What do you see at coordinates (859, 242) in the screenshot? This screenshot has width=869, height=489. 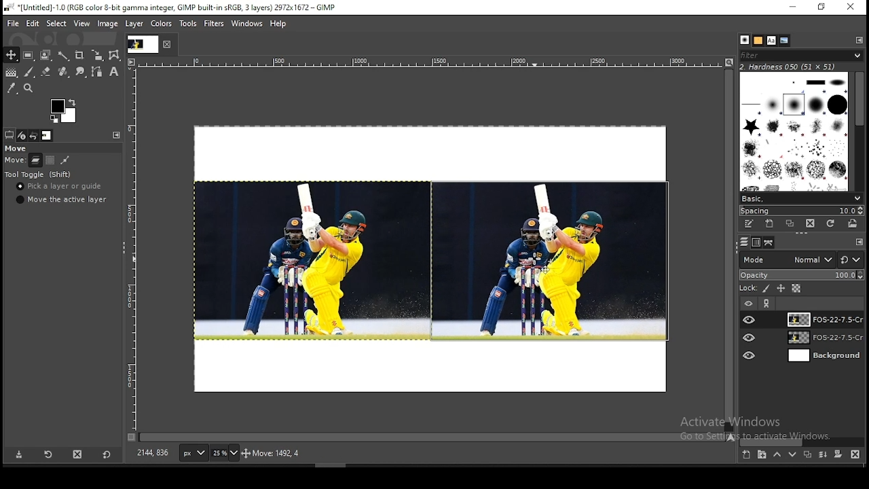 I see `tool` at bounding box center [859, 242].